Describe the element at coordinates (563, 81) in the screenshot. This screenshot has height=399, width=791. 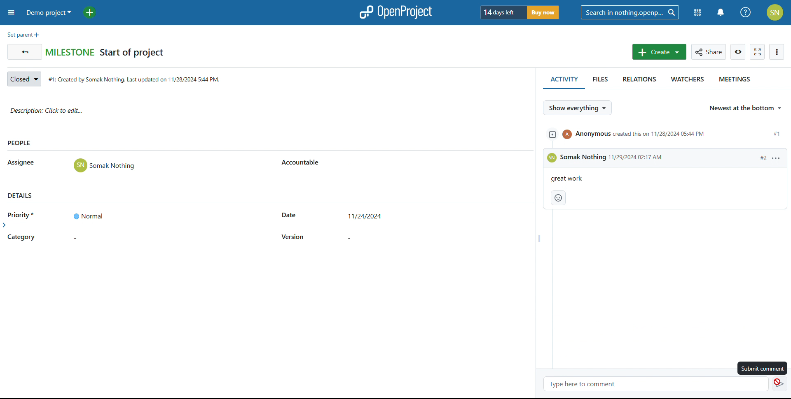
I see `activity` at that location.